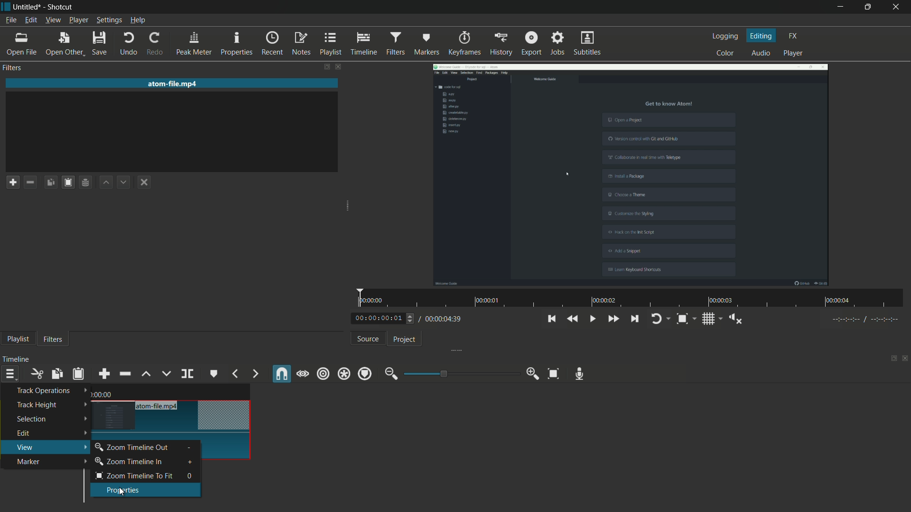  Describe the element at coordinates (50, 433) in the screenshot. I see `edit` at that location.